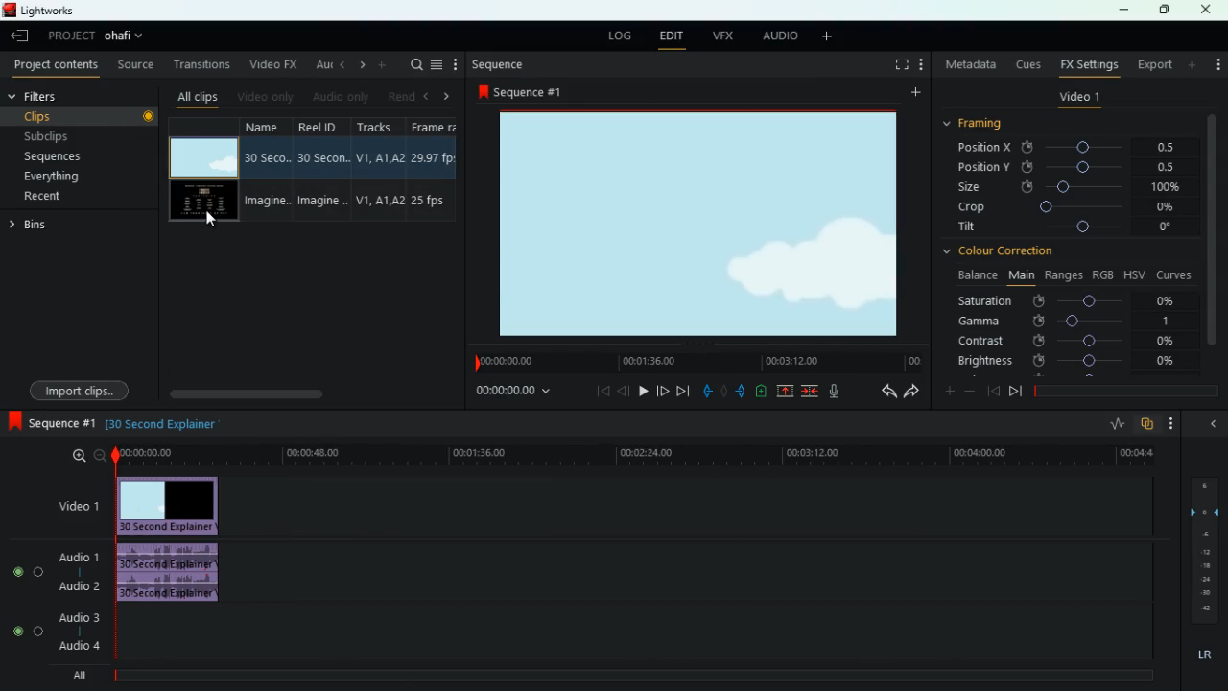 This screenshot has width=1228, height=691. What do you see at coordinates (984, 124) in the screenshot?
I see `framing` at bounding box center [984, 124].